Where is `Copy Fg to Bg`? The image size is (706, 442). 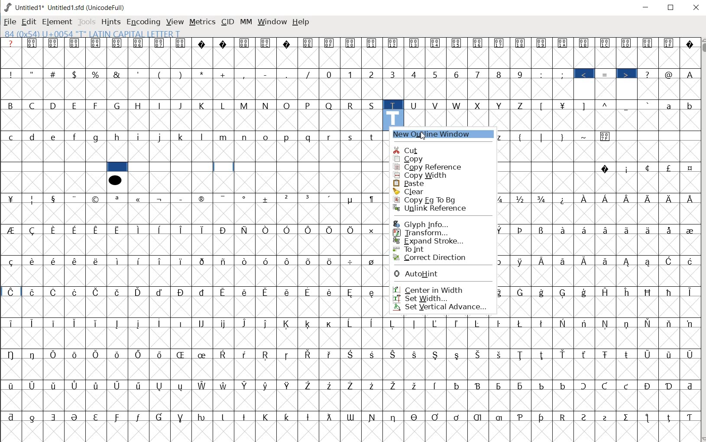
Copy Fg to Bg is located at coordinates (431, 199).